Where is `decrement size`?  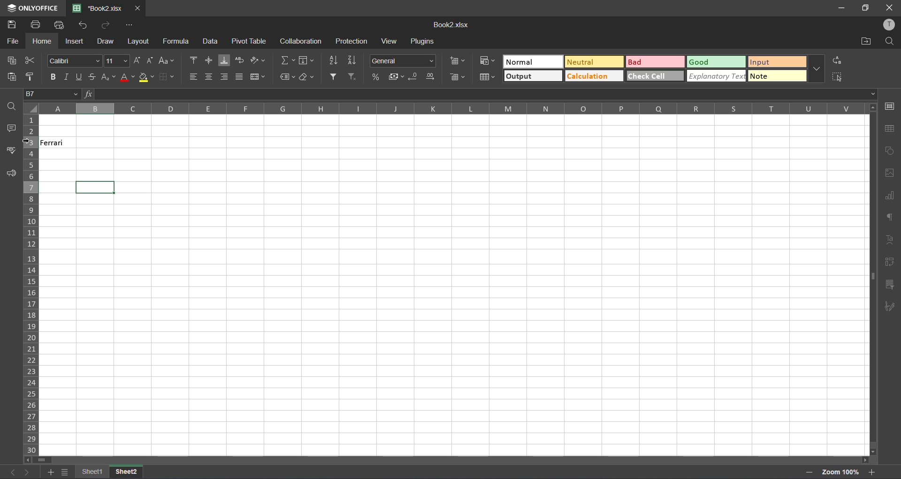 decrement size is located at coordinates (148, 60).